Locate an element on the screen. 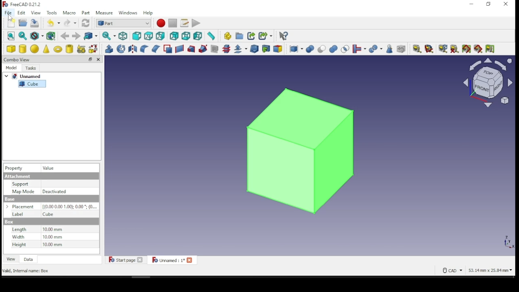 The height and width of the screenshot is (292, 519). CAD 53.14 mm x 25.84 mm is located at coordinates (478, 270).